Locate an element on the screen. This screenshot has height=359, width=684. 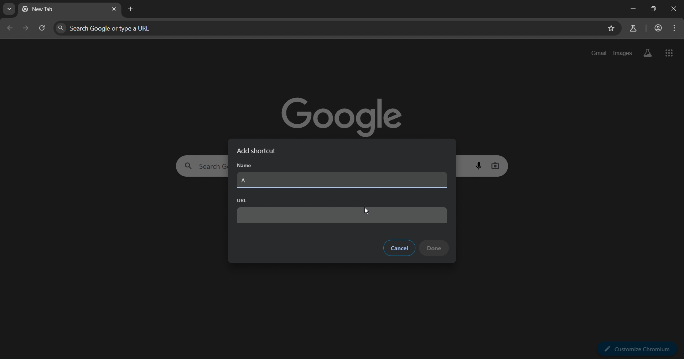
search tabs is located at coordinates (11, 9).